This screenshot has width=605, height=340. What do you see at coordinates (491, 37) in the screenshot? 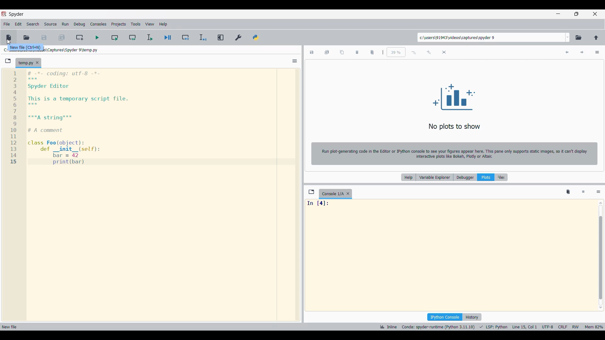
I see `Input folder location` at bounding box center [491, 37].